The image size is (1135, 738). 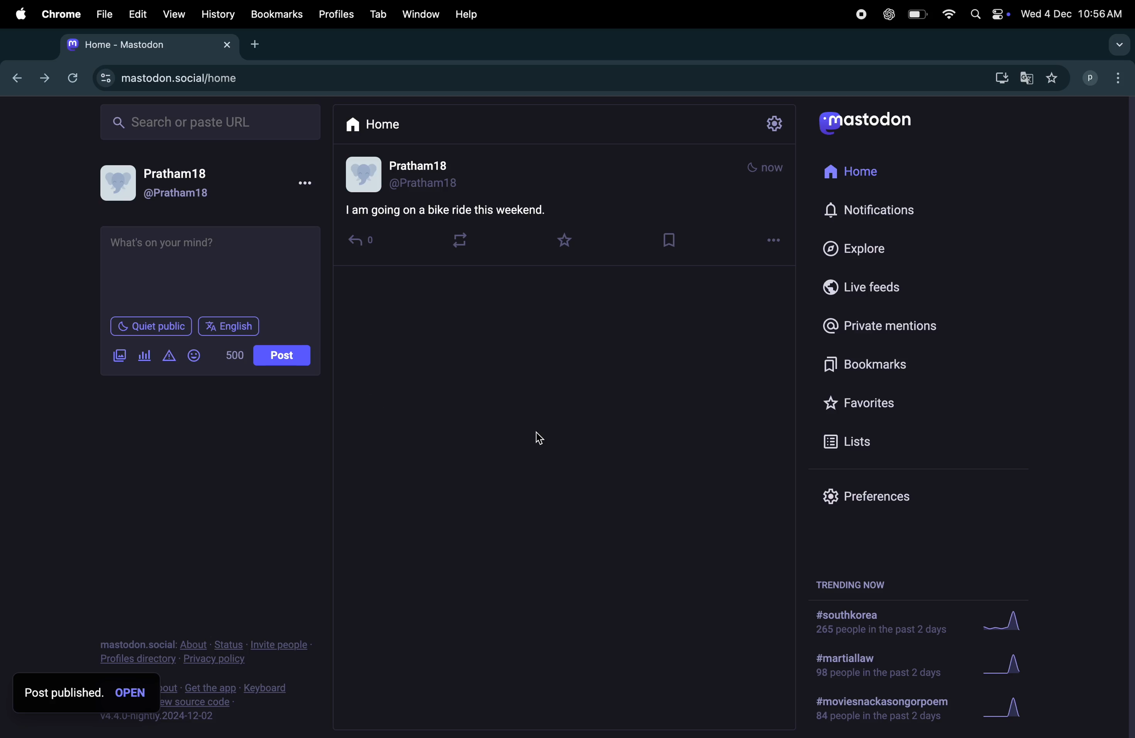 I want to click on mode, so click(x=769, y=165).